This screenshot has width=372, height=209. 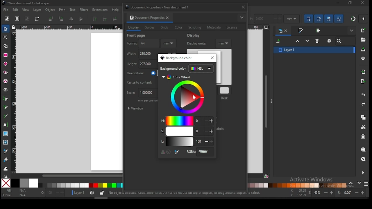 What do you see at coordinates (307, 19) in the screenshot?
I see `when scaling objects, scale the stroke width in same proportion` at bounding box center [307, 19].